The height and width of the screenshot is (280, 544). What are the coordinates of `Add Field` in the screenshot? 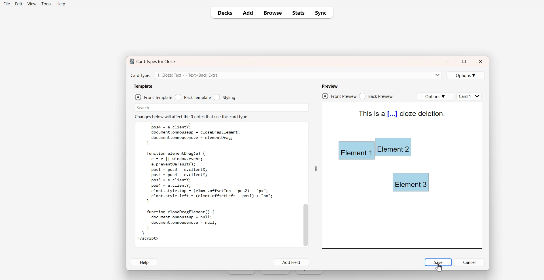 It's located at (292, 262).